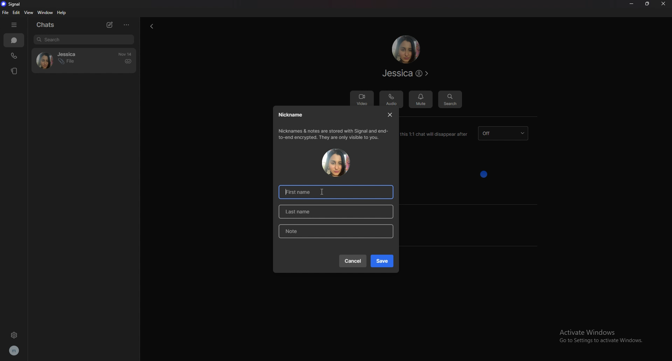  Describe the element at coordinates (16, 13) in the screenshot. I see `edit` at that location.